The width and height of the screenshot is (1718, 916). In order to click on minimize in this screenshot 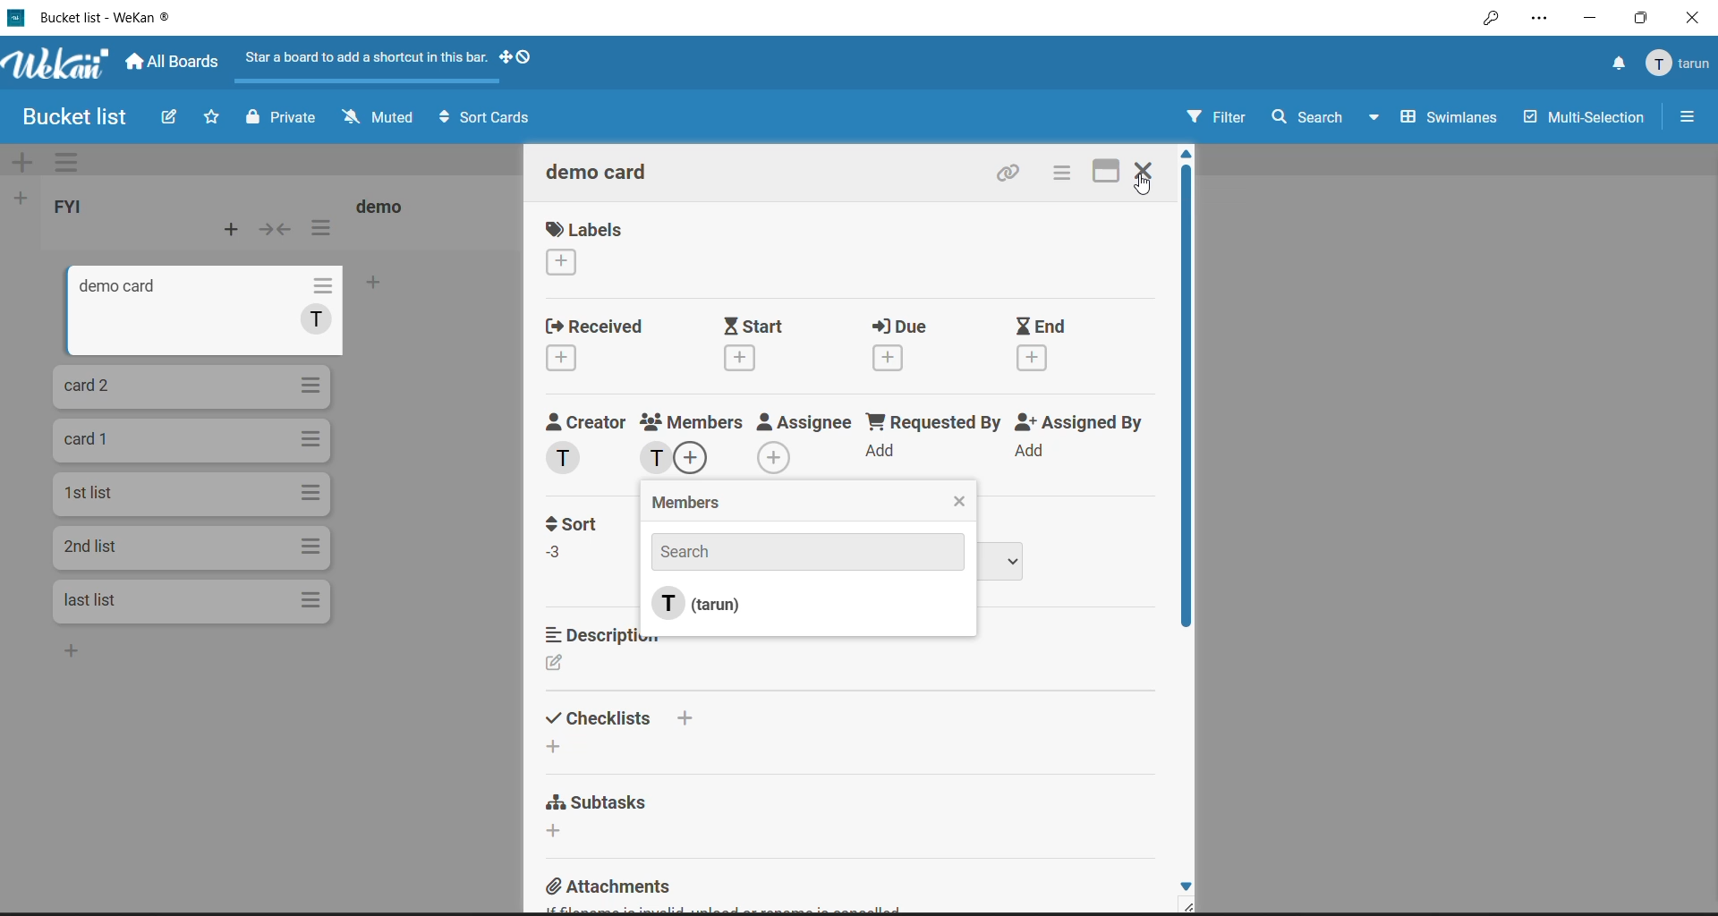, I will do `click(1586, 18)`.